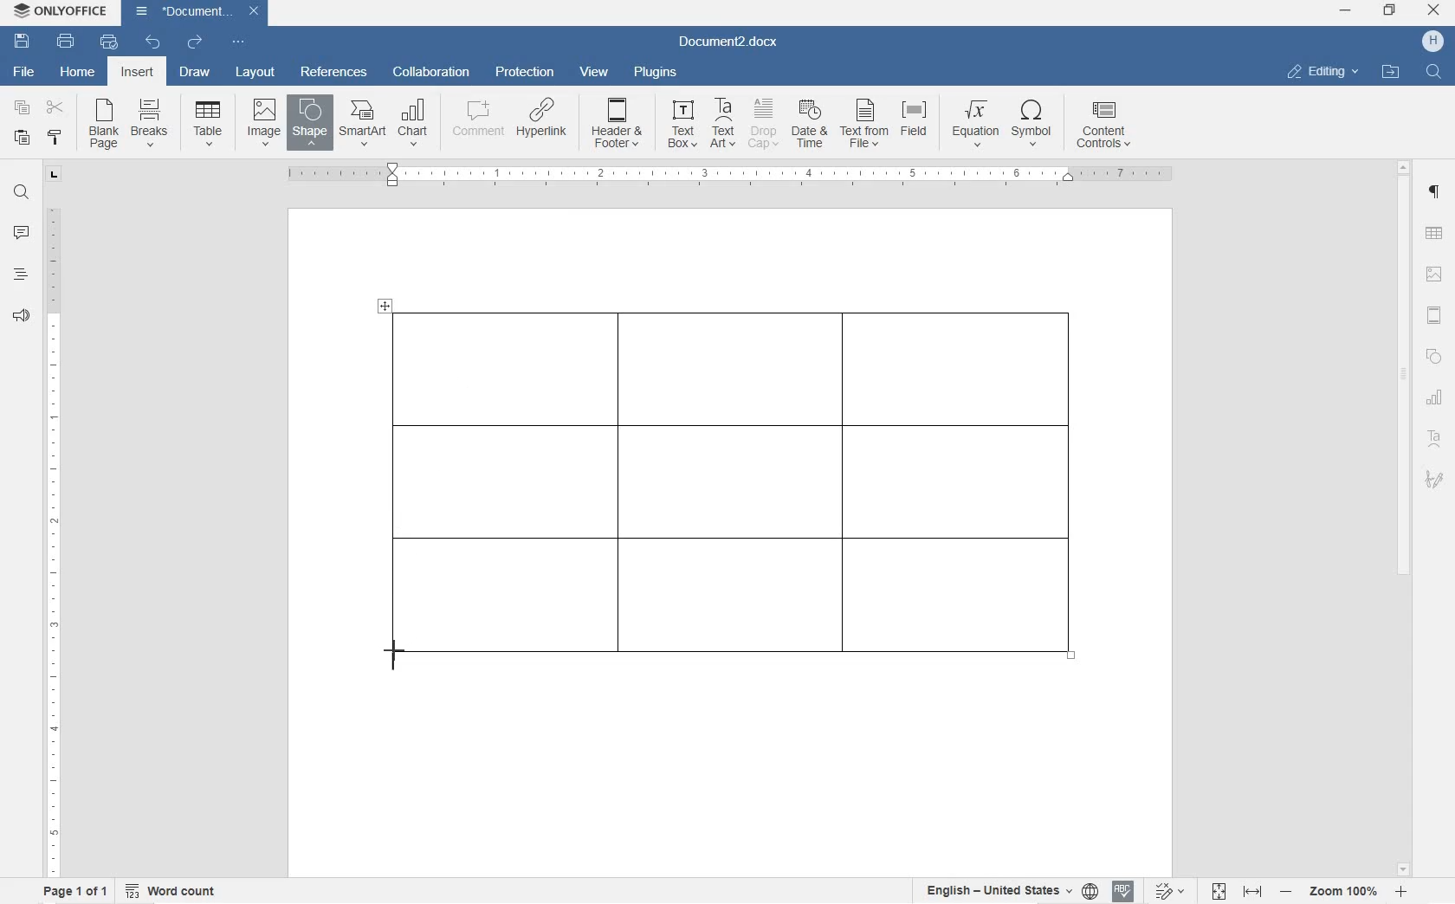 Image resolution: width=1455 pixels, height=904 pixels. What do you see at coordinates (1033, 126) in the screenshot?
I see `SYMBOL` at bounding box center [1033, 126].